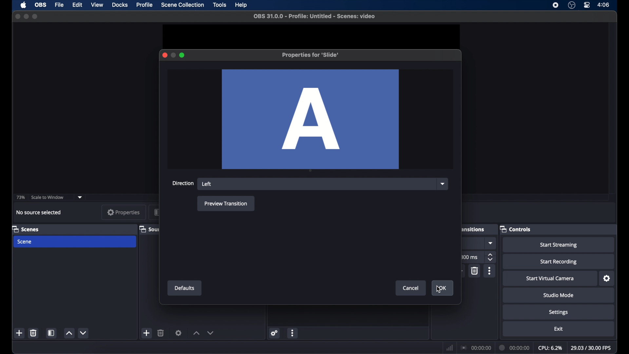 The width and height of the screenshot is (629, 354). Describe the element at coordinates (275, 333) in the screenshot. I see `settings` at that location.